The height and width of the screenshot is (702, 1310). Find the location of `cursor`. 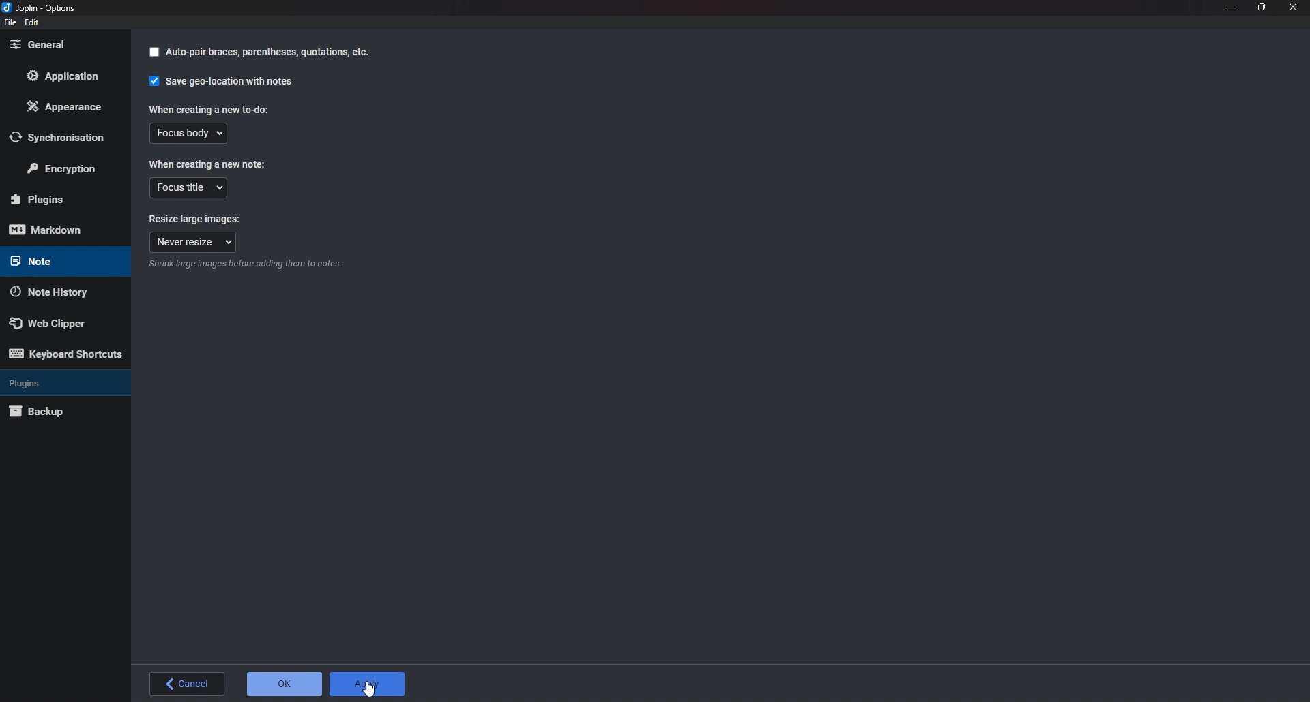

cursor is located at coordinates (371, 690).